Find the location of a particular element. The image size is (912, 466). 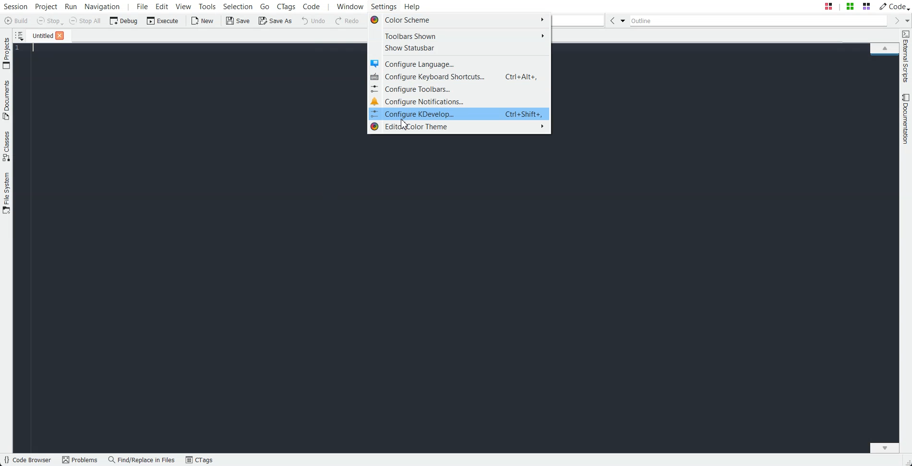

CTags is located at coordinates (199, 460).